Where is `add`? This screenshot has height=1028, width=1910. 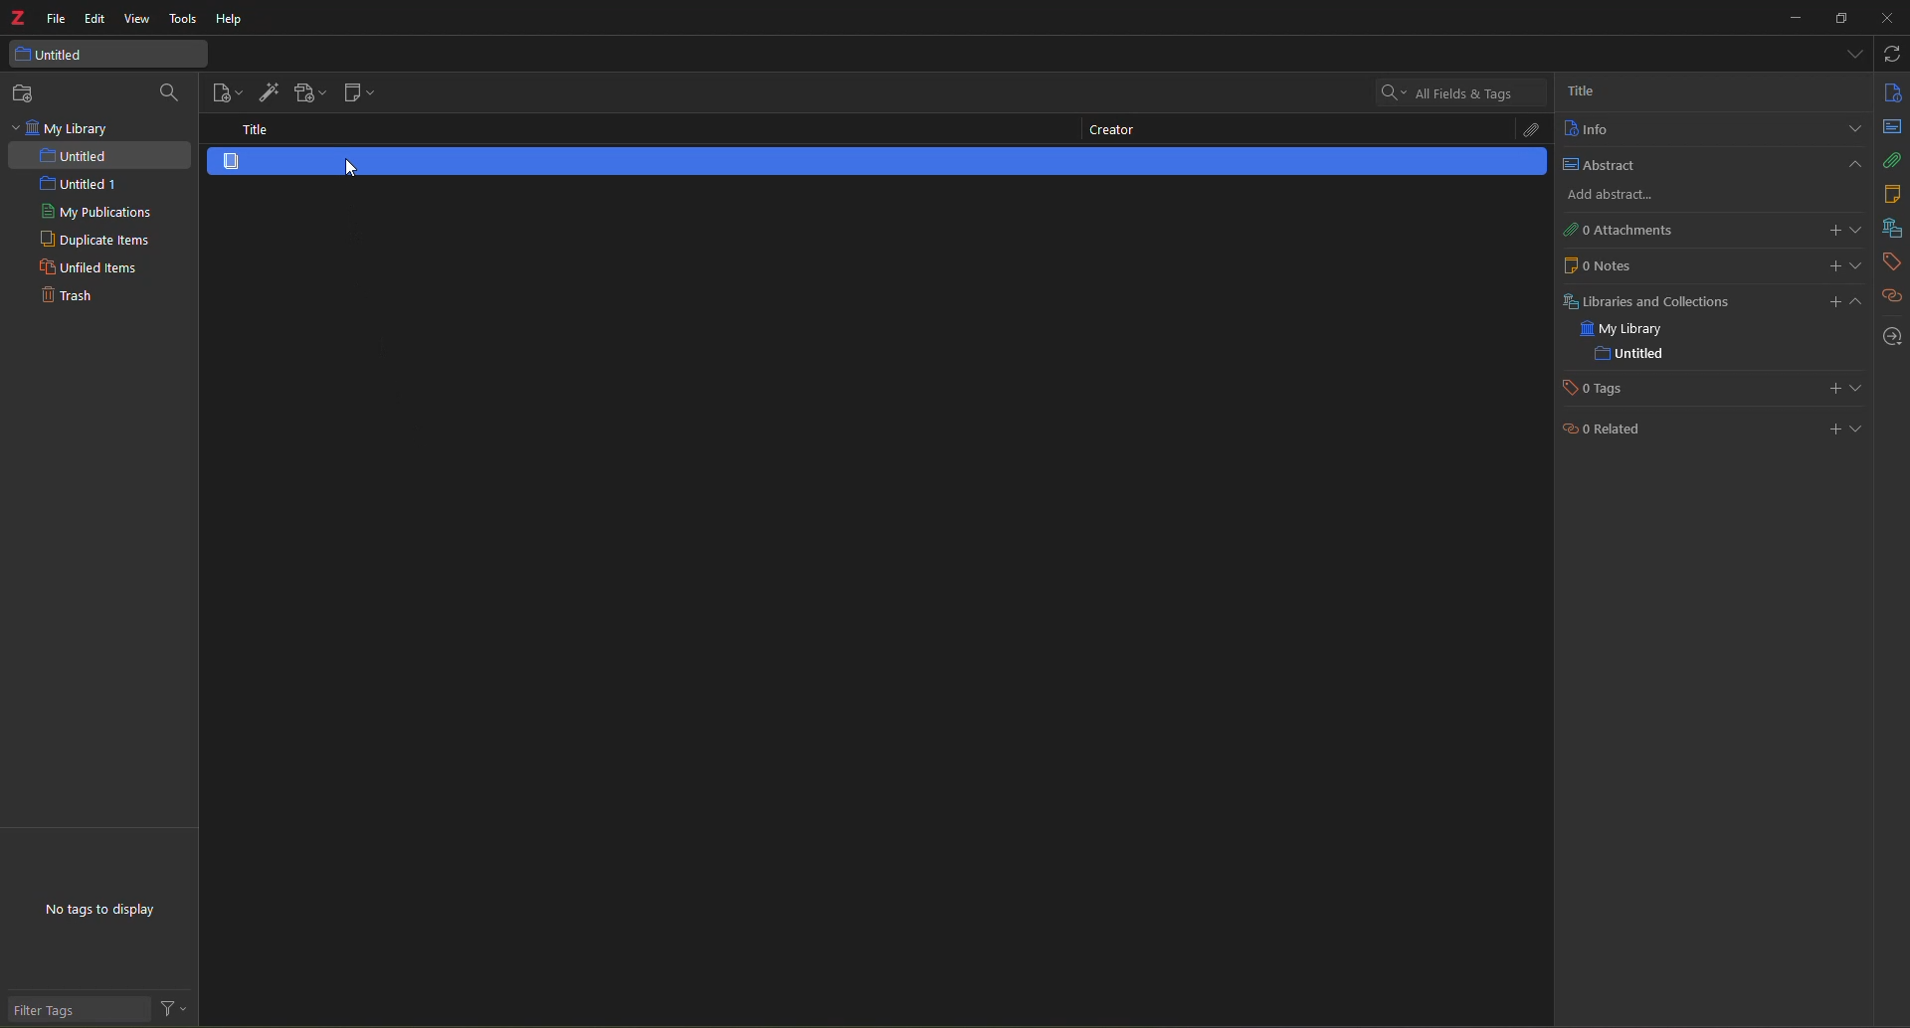
add is located at coordinates (1827, 428).